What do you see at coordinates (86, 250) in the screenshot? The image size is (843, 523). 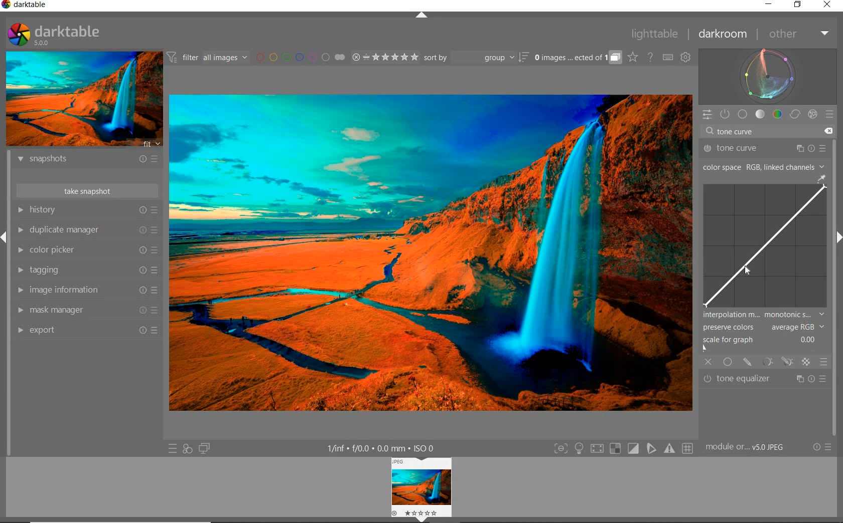 I see `color picker` at bounding box center [86, 250].